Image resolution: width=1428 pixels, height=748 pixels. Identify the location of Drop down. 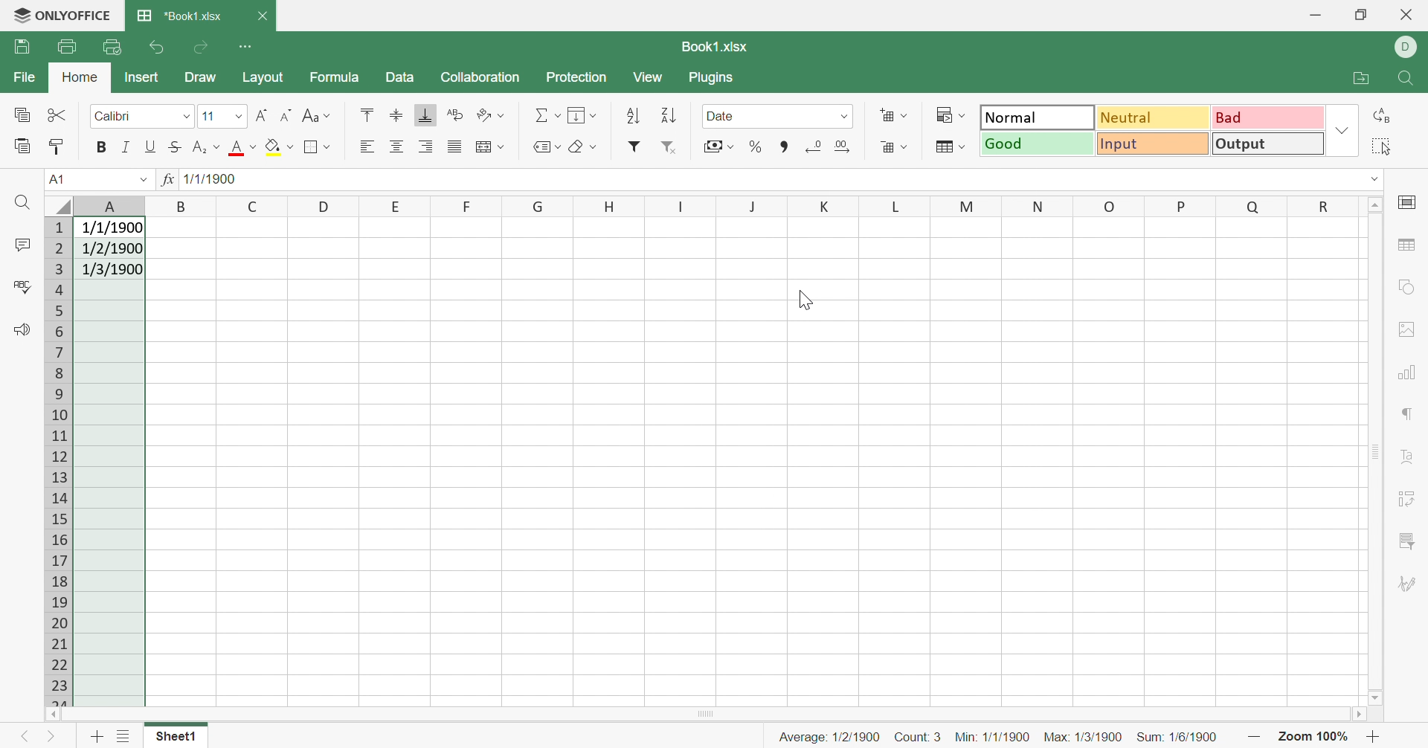
(1375, 180).